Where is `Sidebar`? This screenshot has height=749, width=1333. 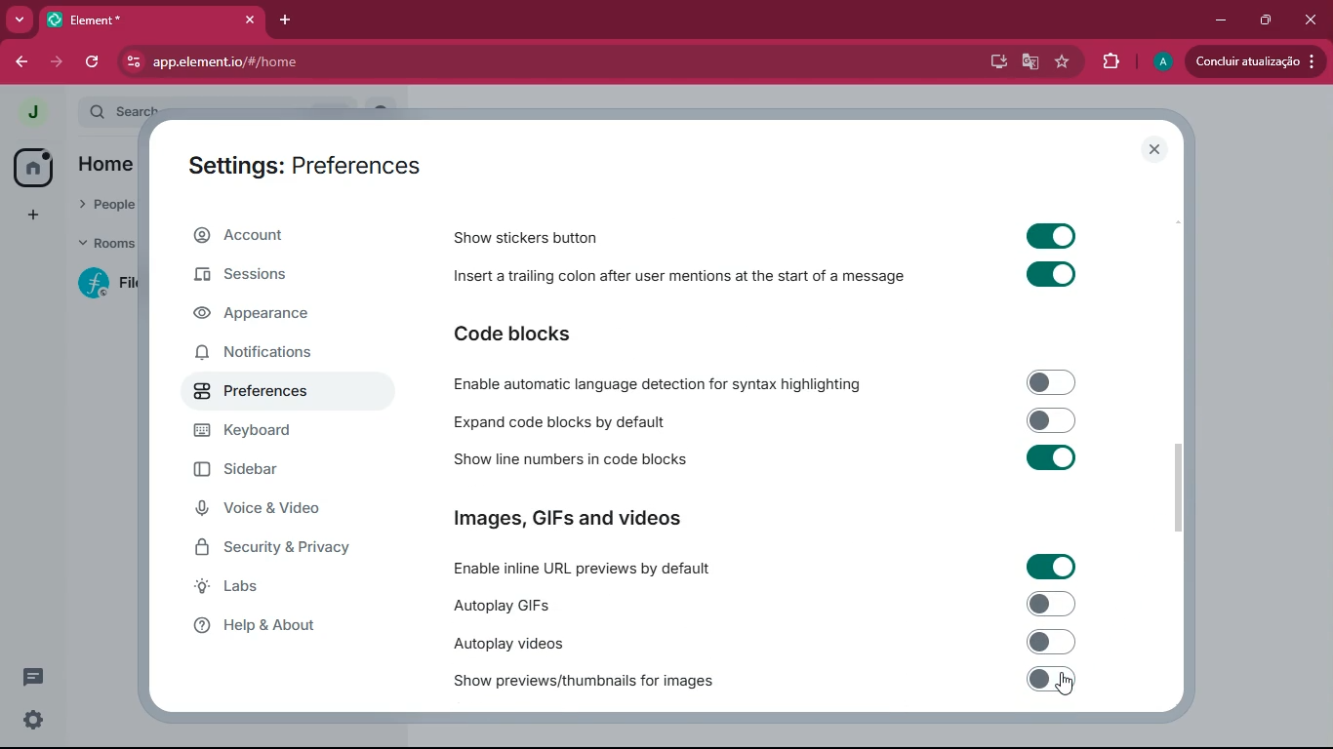 Sidebar is located at coordinates (248, 468).